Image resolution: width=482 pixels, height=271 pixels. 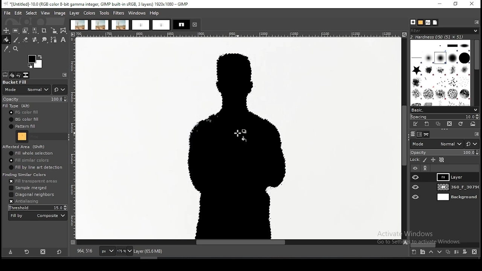 What do you see at coordinates (23, 119) in the screenshot?
I see `BG color fill` at bounding box center [23, 119].